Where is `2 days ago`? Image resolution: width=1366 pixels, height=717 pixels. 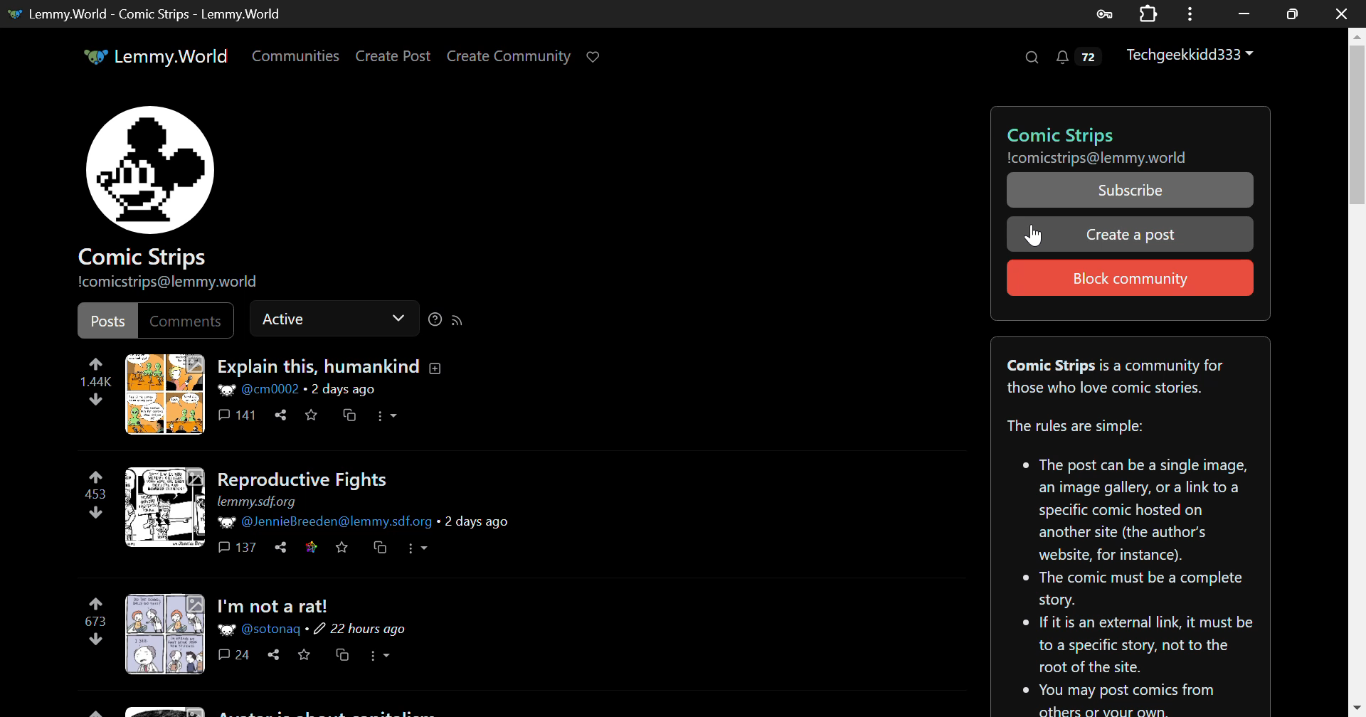
2 days ago is located at coordinates (477, 522).